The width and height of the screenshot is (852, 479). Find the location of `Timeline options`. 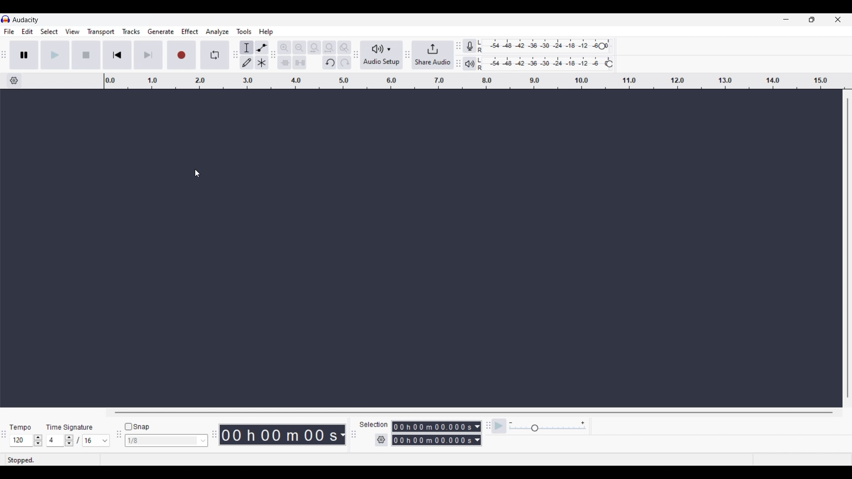

Timeline options is located at coordinates (14, 81).